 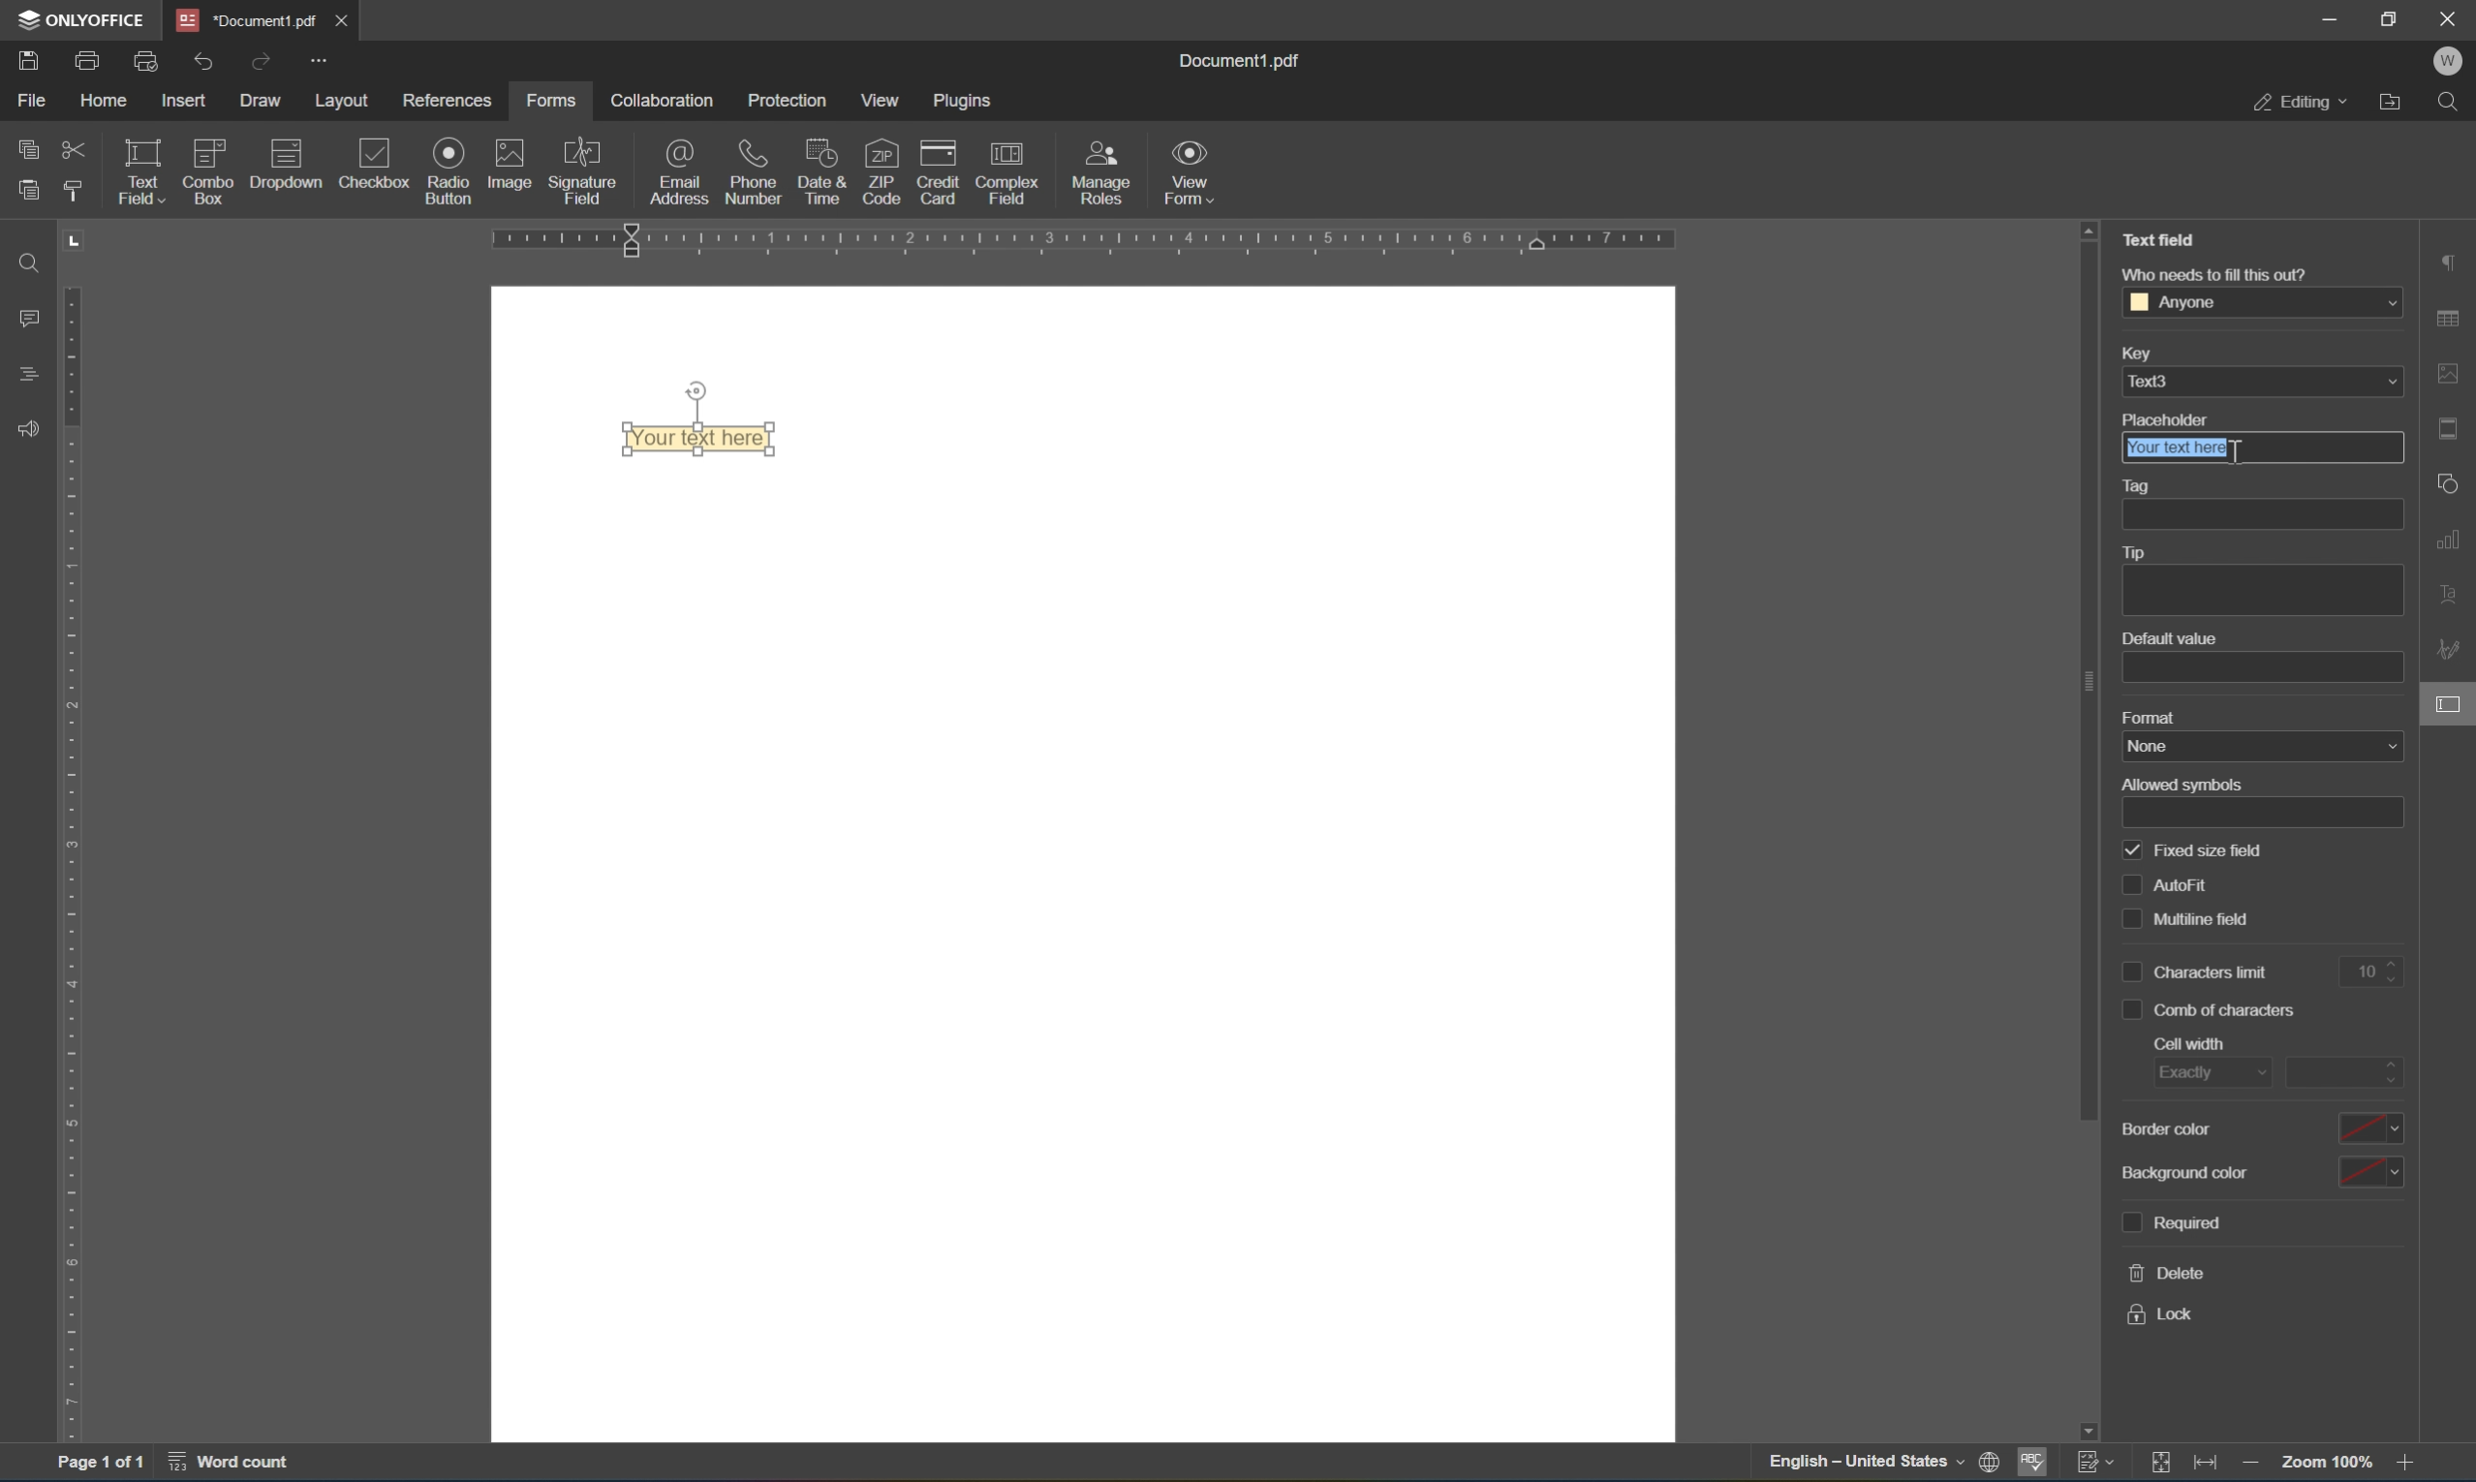 What do you see at coordinates (2153, 484) in the screenshot?
I see `tag` at bounding box center [2153, 484].